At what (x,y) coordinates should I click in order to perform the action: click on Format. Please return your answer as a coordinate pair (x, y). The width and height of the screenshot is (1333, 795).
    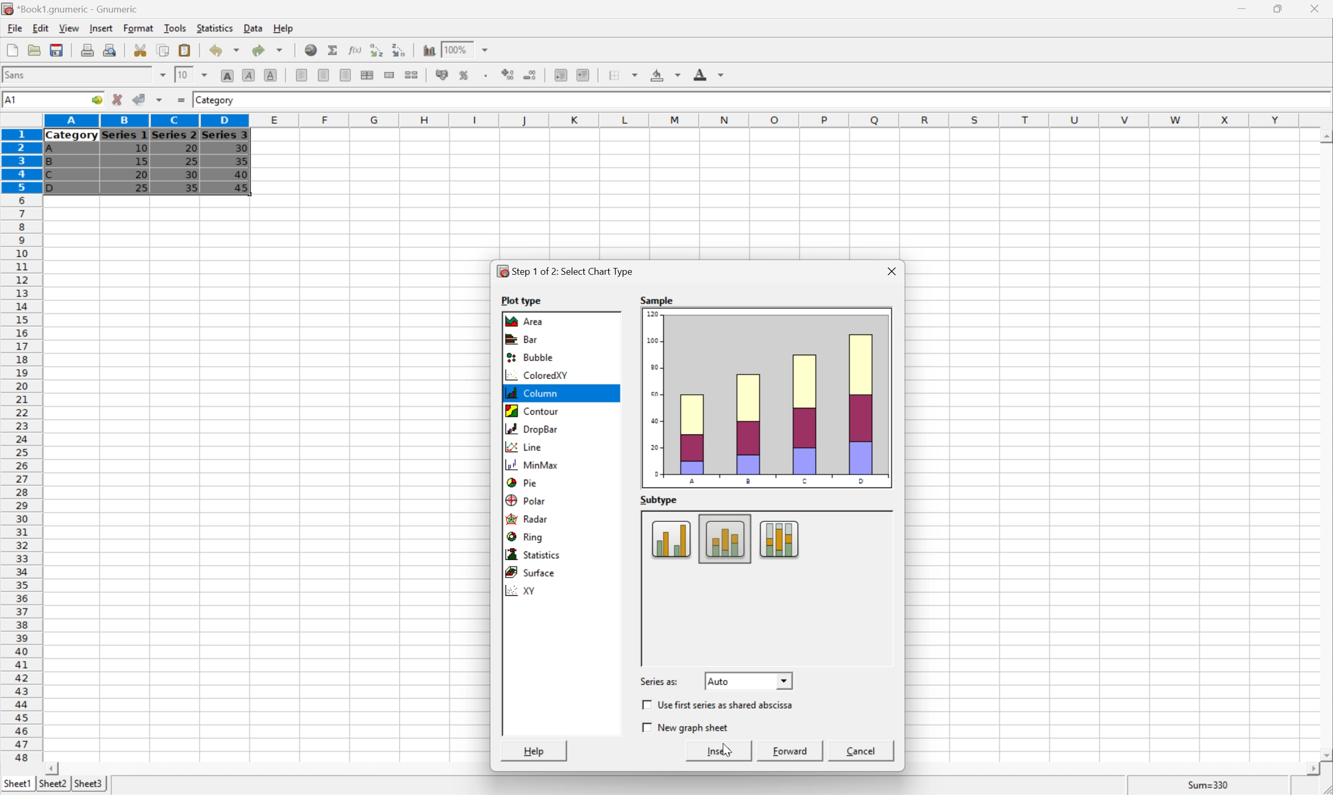
    Looking at the image, I should click on (138, 27).